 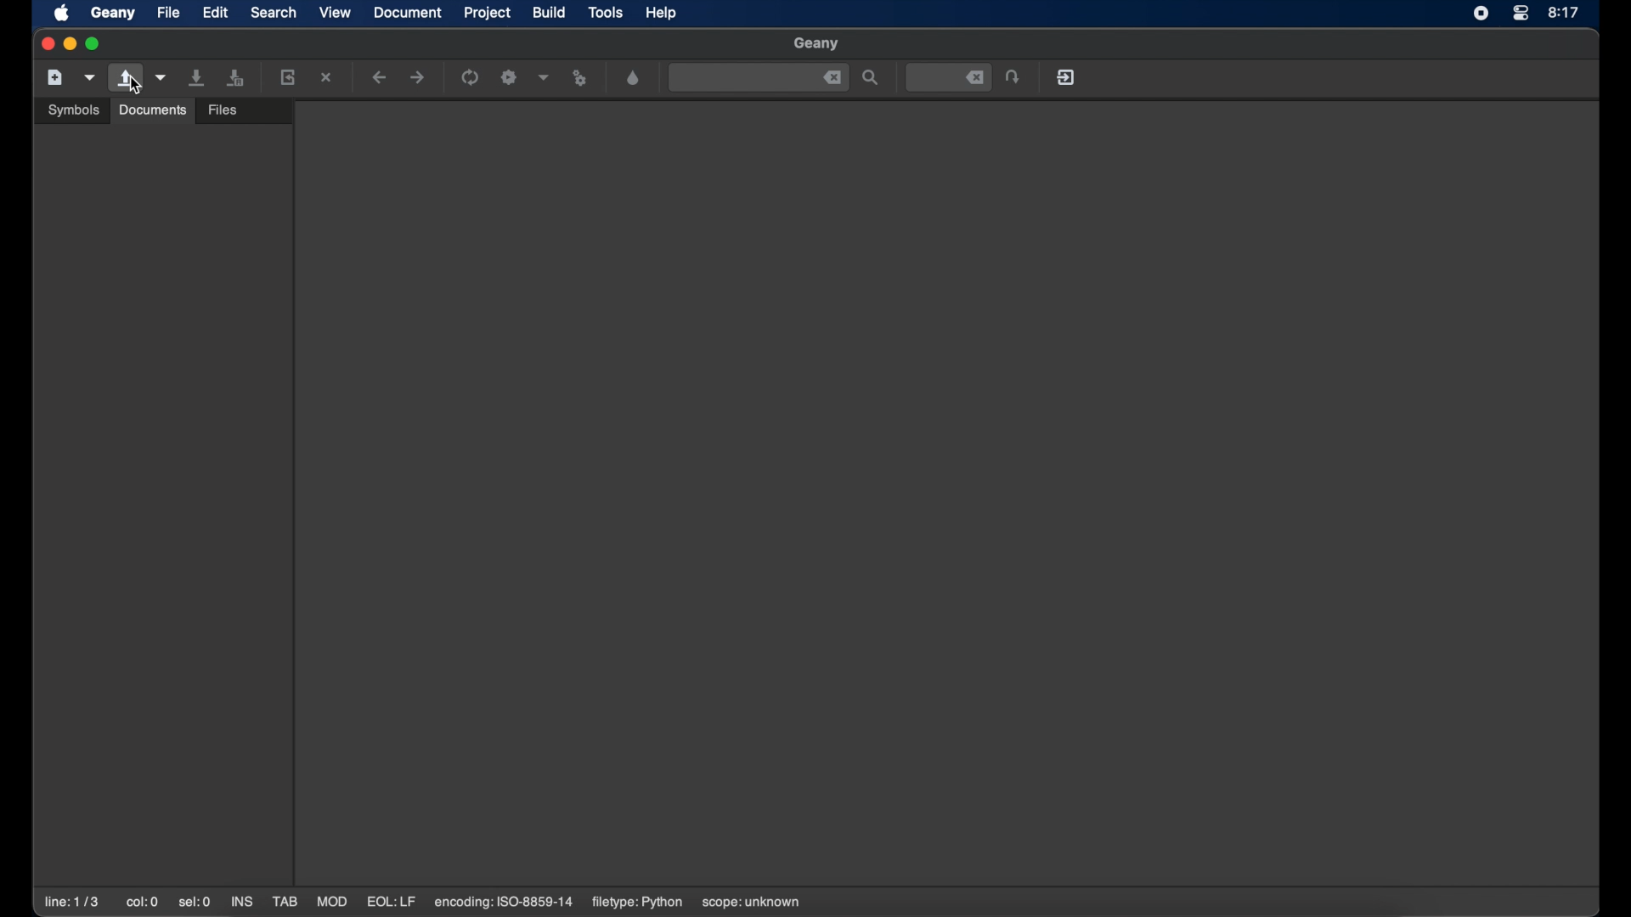 I want to click on geany, so click(x=113, y=13).